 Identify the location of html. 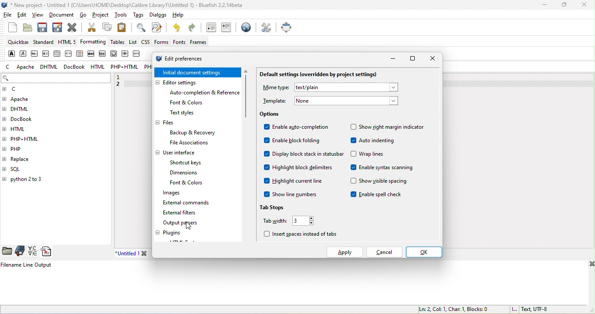
(22, 128).